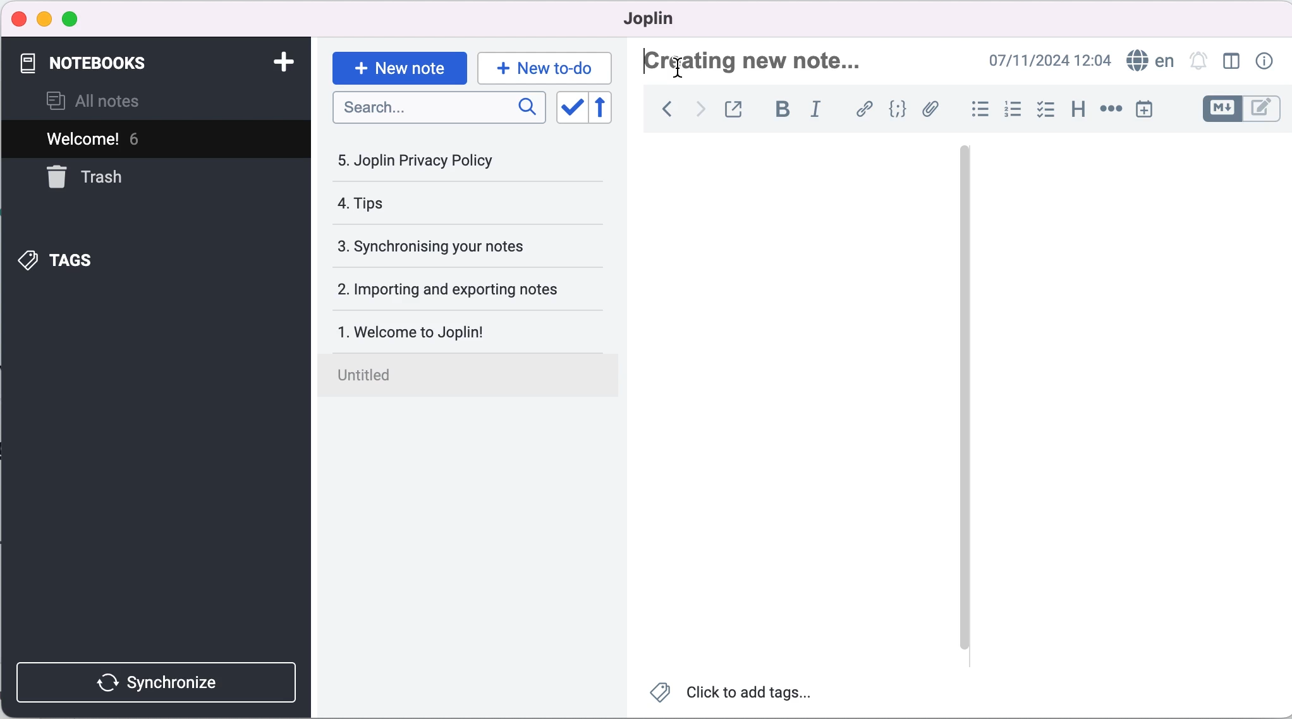 The image size is (1292, 719). I want to click on search, so click(439, 107).